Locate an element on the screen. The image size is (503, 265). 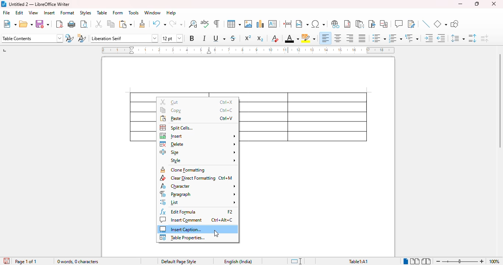
file is located at coordinates (6, 13).